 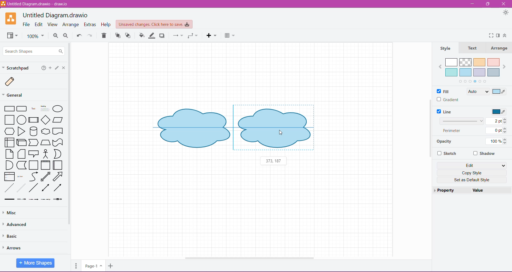 What do you see at coordinates (445, 92) in the screenshot?
I see `Fill` at bounding box center [445, 92].